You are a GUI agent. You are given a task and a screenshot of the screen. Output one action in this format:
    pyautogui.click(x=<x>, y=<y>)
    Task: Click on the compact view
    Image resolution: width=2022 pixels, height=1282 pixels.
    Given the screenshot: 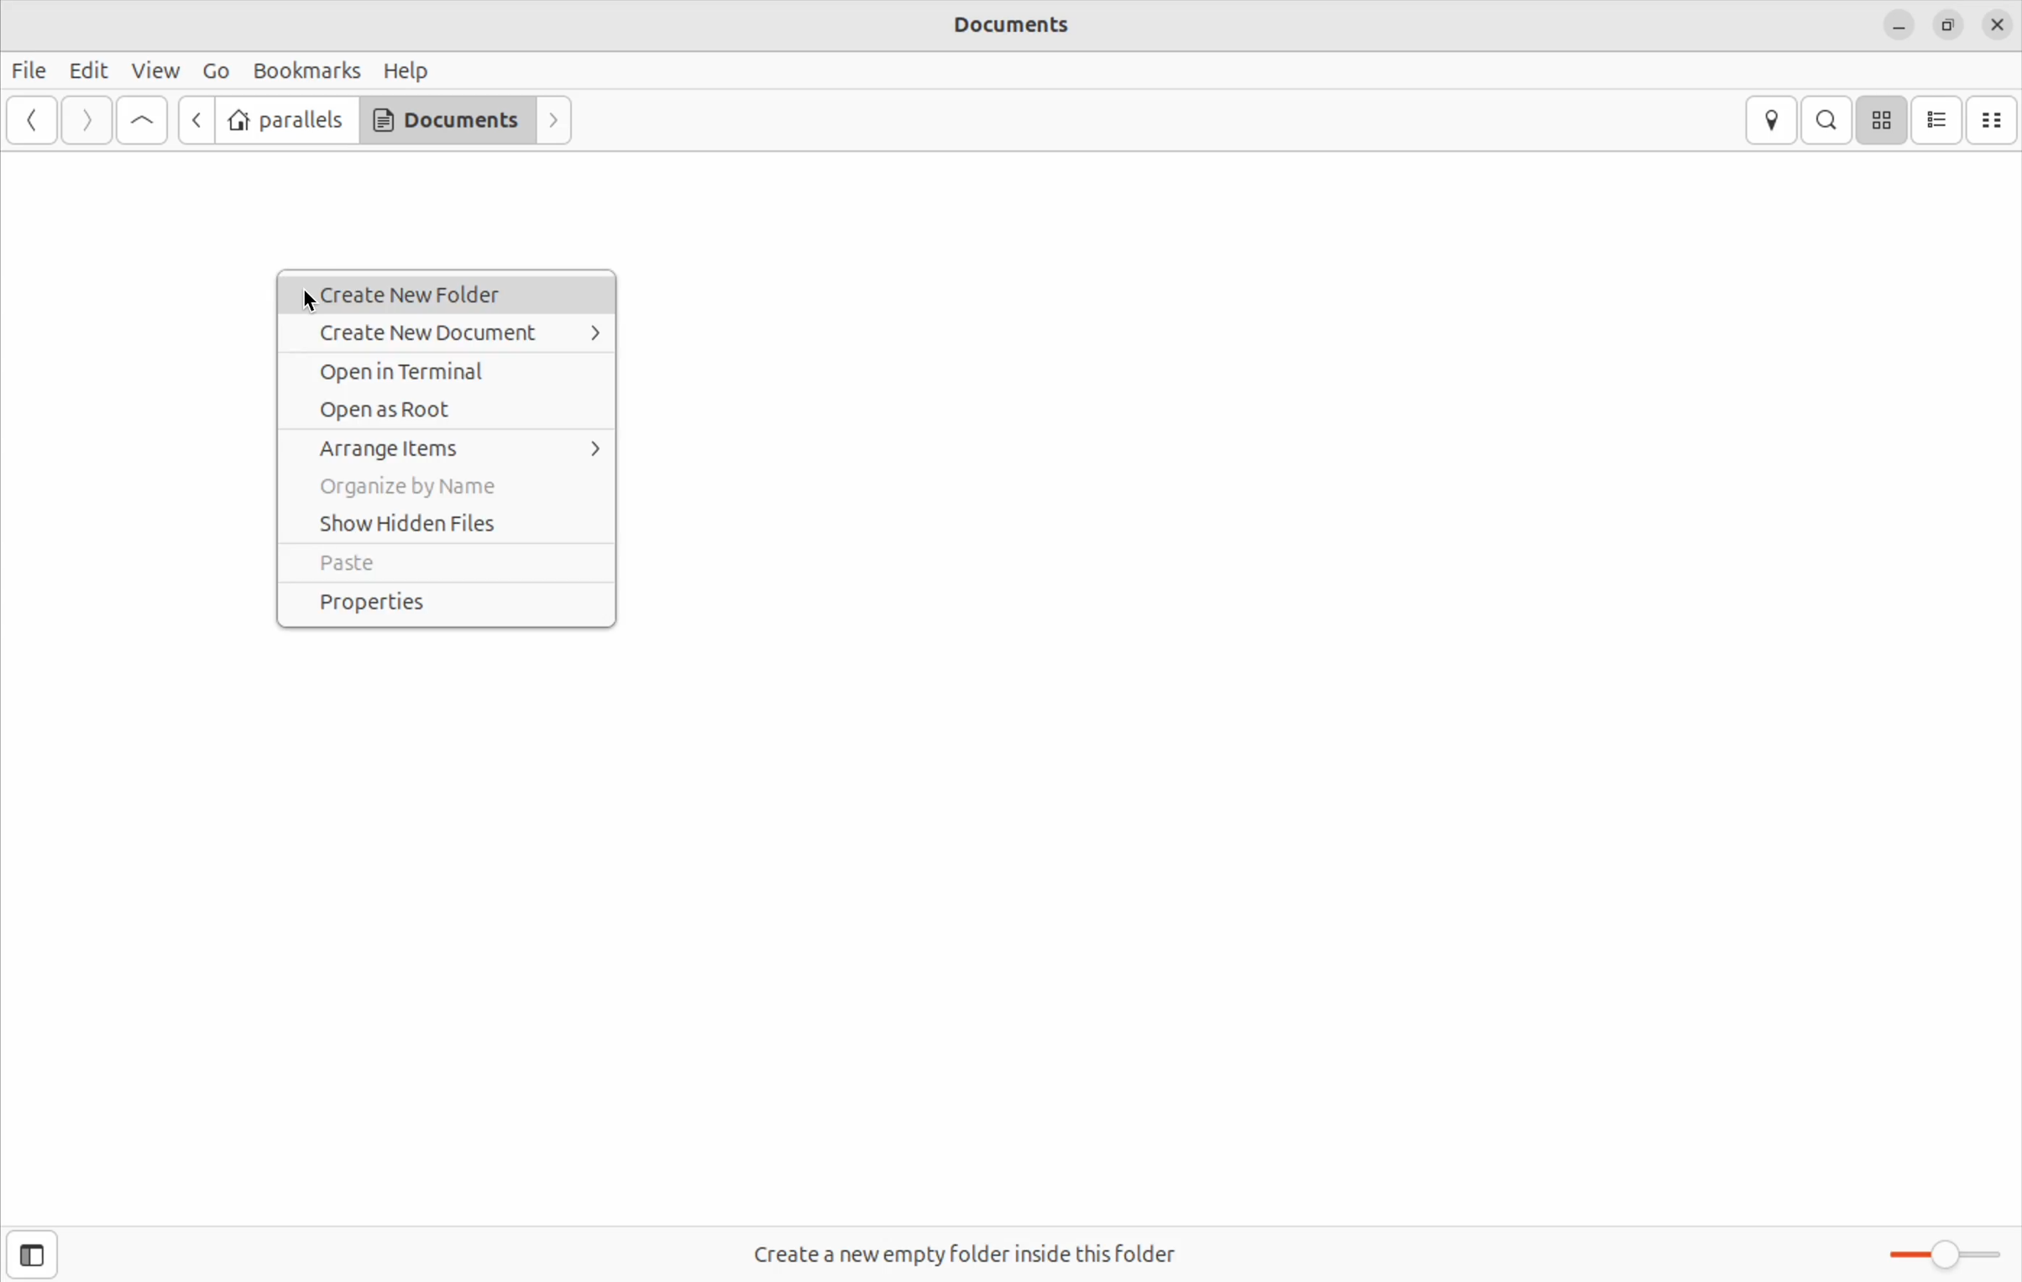 What is the action you would take?
    pyautogui.click(x=1998, y=118)
    